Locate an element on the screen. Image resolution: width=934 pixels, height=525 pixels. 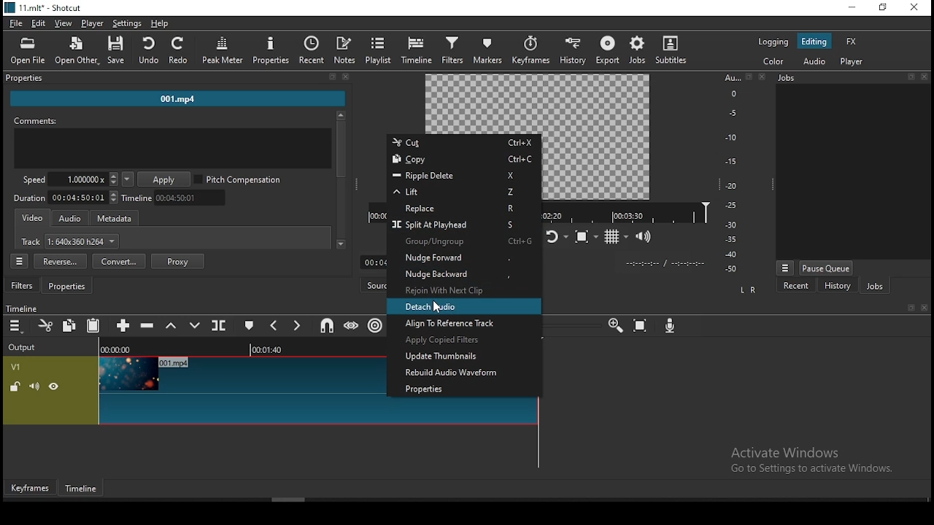
settings is located at coordinates (127, 24).